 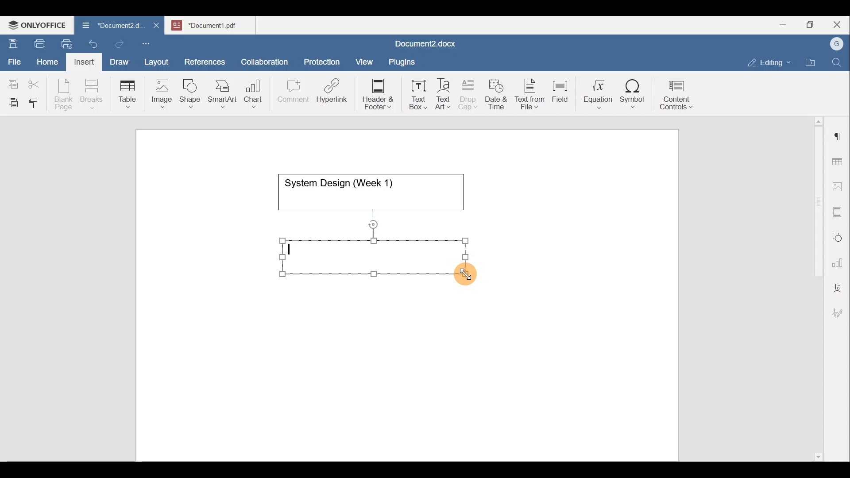 I want to click on View, so click(x=365, y=59).